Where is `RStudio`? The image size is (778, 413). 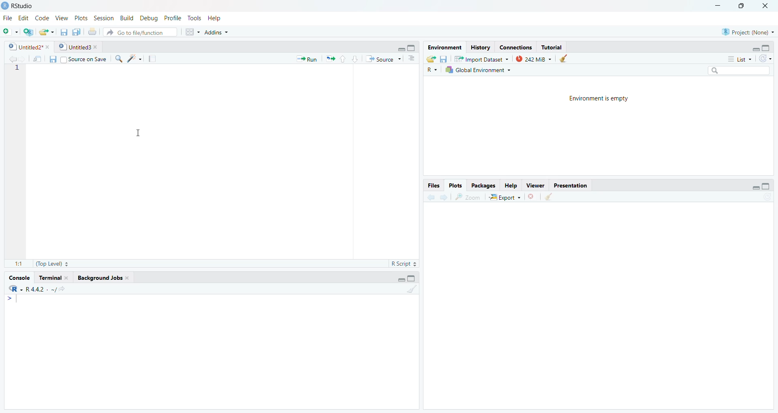
RStudio is located at coordinates (25, 6).